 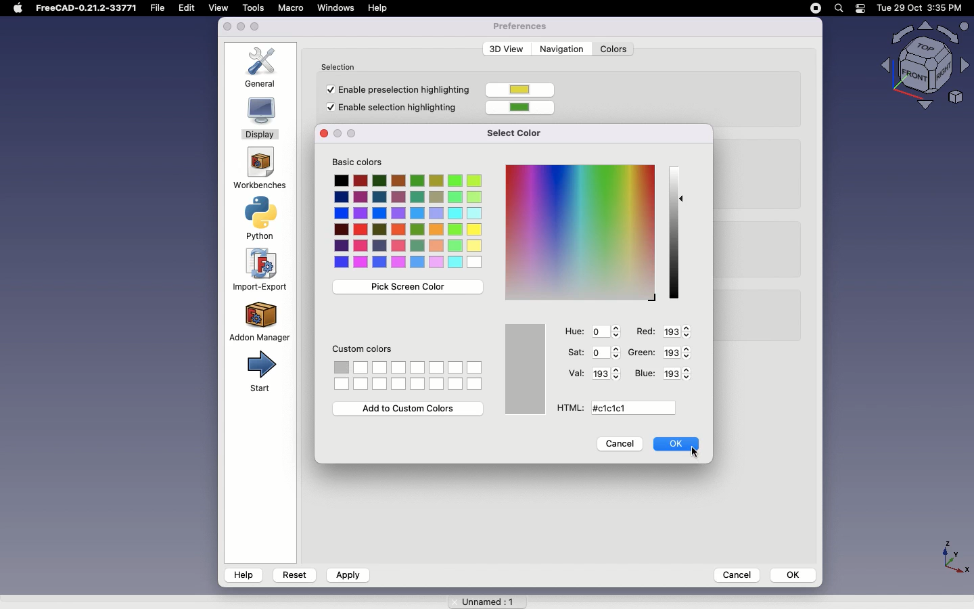 I want to click on Cancel, so click(x=620, y=445).